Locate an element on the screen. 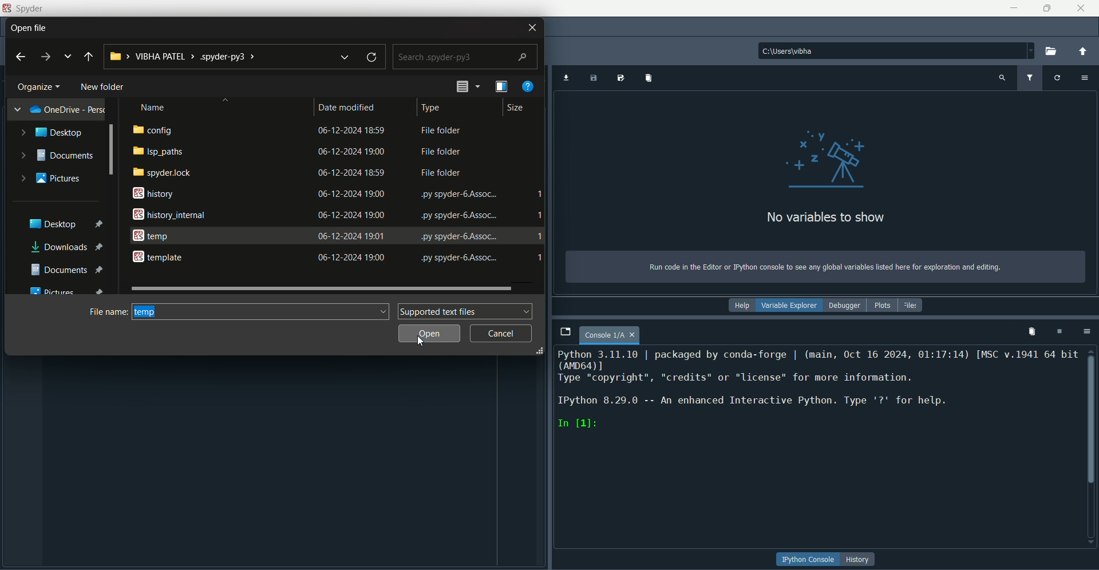 The height and width of the screenshot is (570, 1099). text is located at coordinates (458, 236).